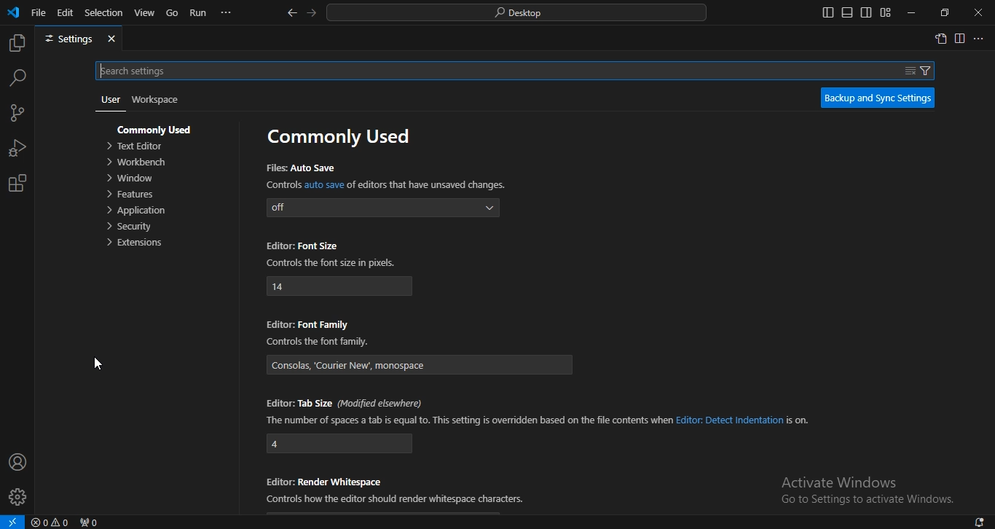 Image resolution: width=995 pixels, height=529 pixels. Describe the element at coordinates (155, 101) in the screenshot. I see `workspace` at that location.